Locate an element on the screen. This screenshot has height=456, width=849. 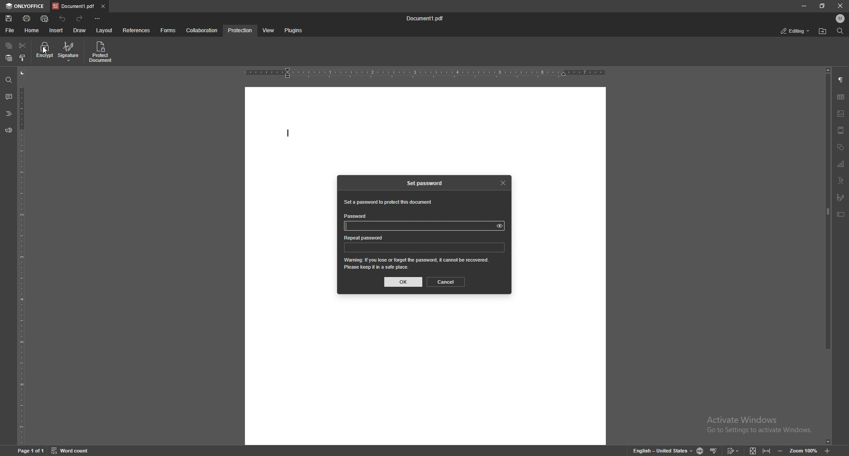
home is located at coordinates (31, 30).